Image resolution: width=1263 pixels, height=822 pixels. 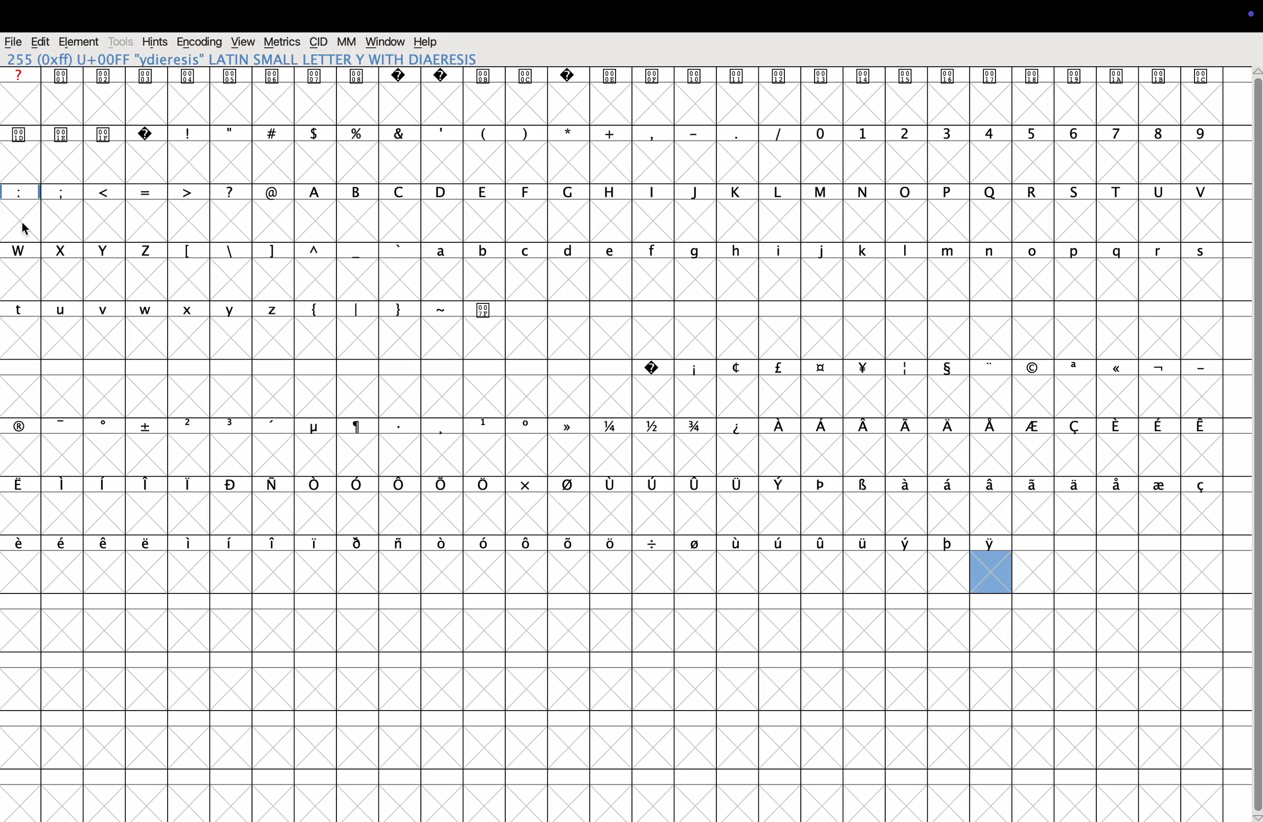 I want to click on @, so click(x=273, y=212).